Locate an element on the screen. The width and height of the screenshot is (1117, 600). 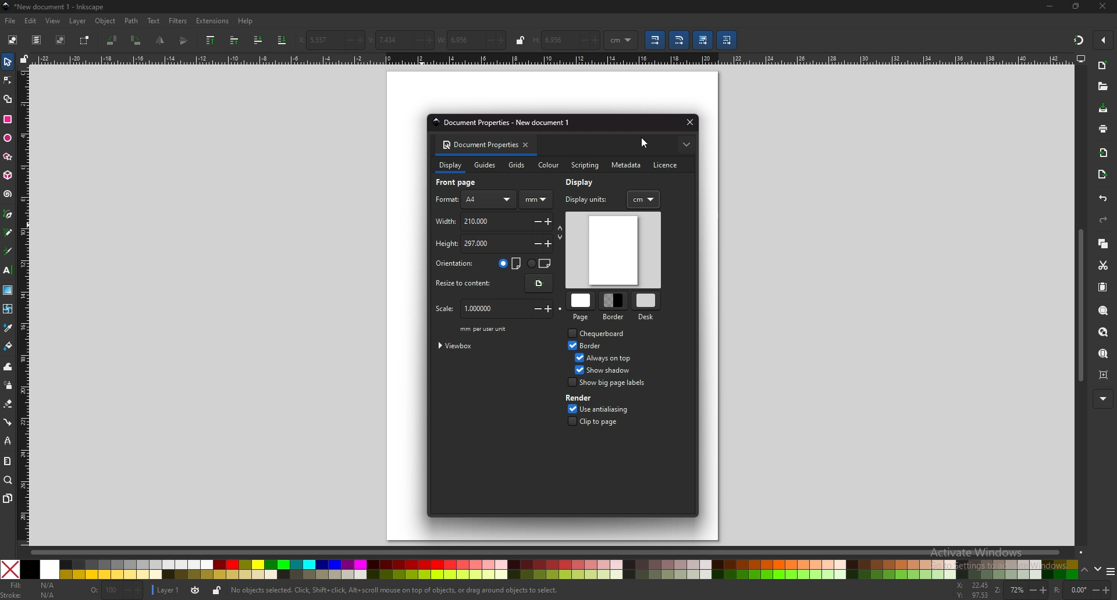
AA is located at coordinates (490, 199).